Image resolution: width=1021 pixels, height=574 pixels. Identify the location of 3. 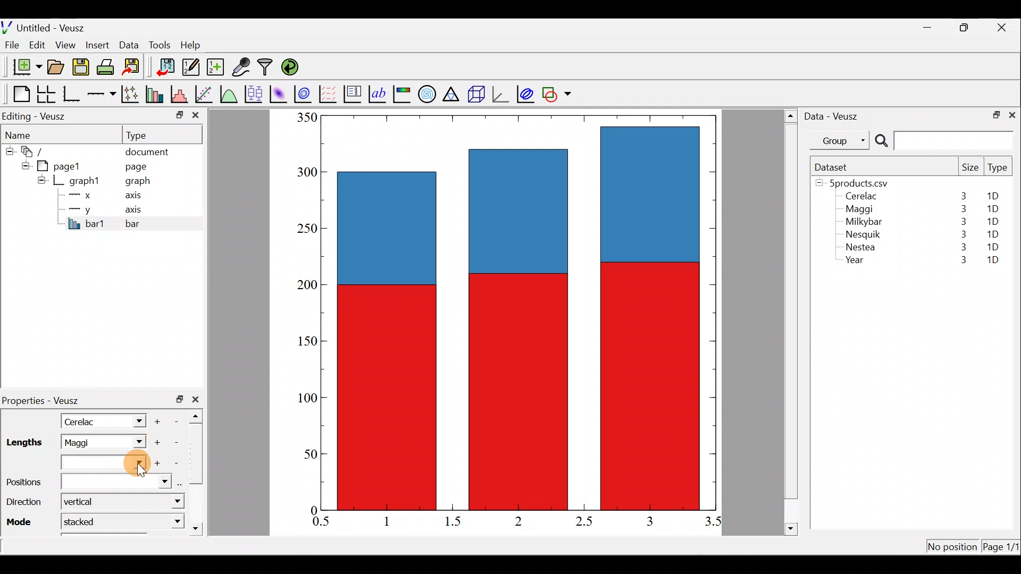
(963, 196).